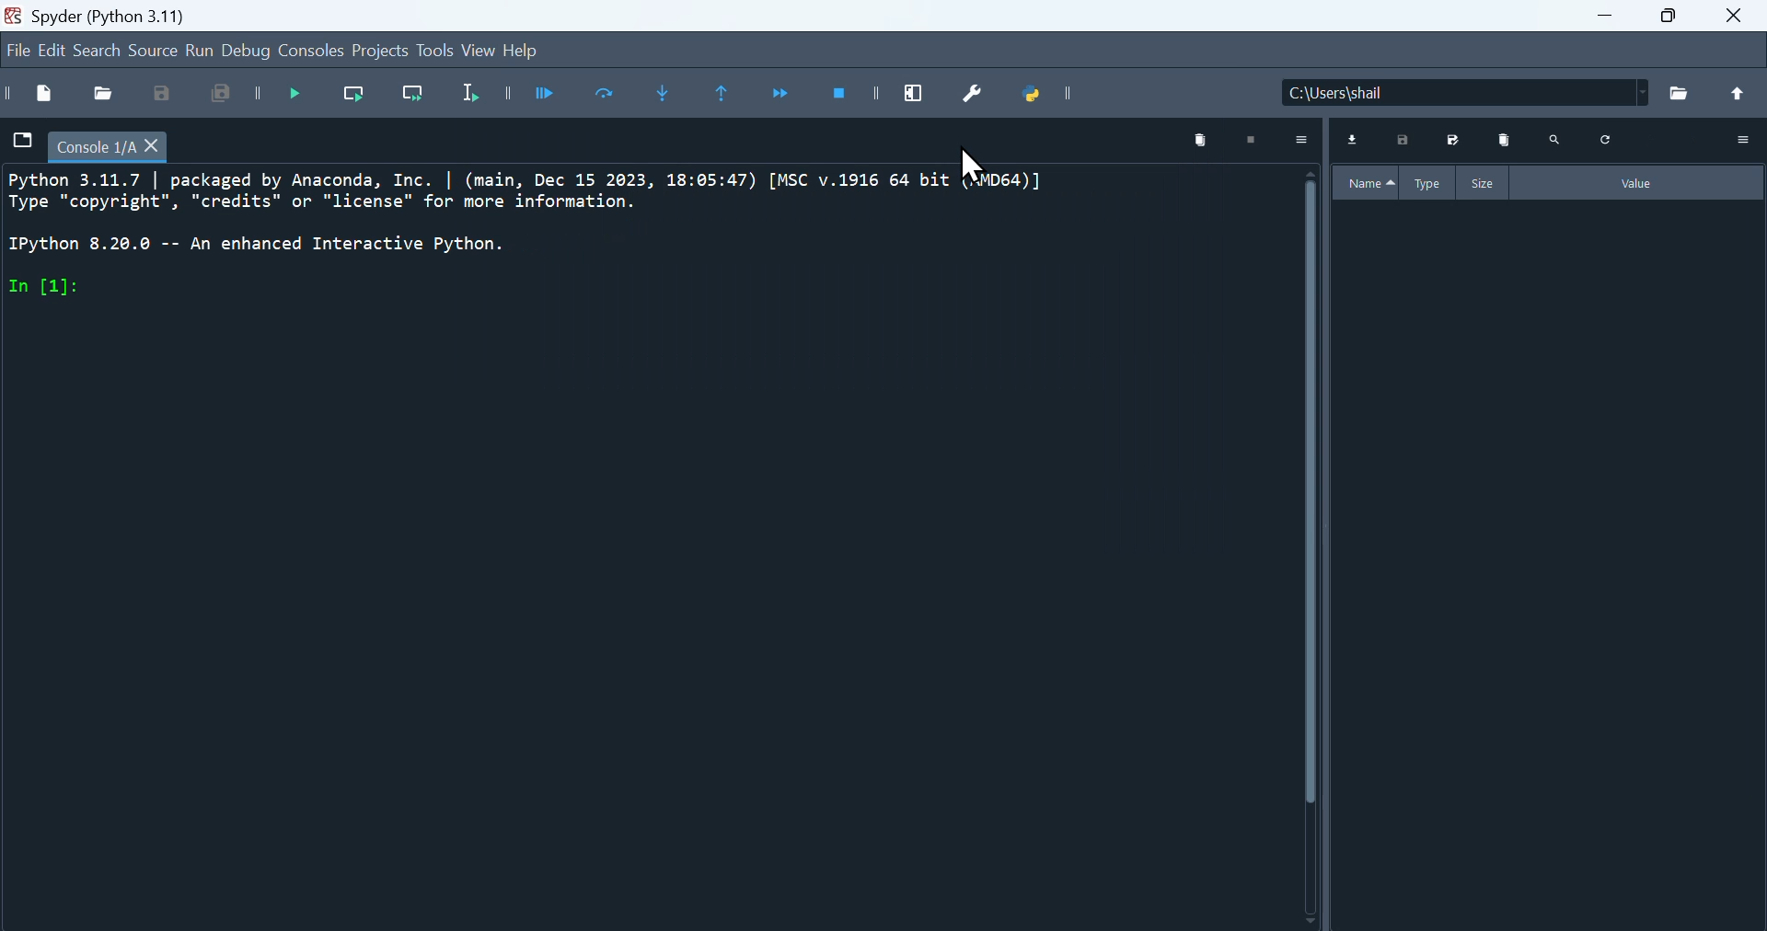 Image resolution: width=1767 pixels, height=931 pixels. I want to click on Search, so click(101, 50).